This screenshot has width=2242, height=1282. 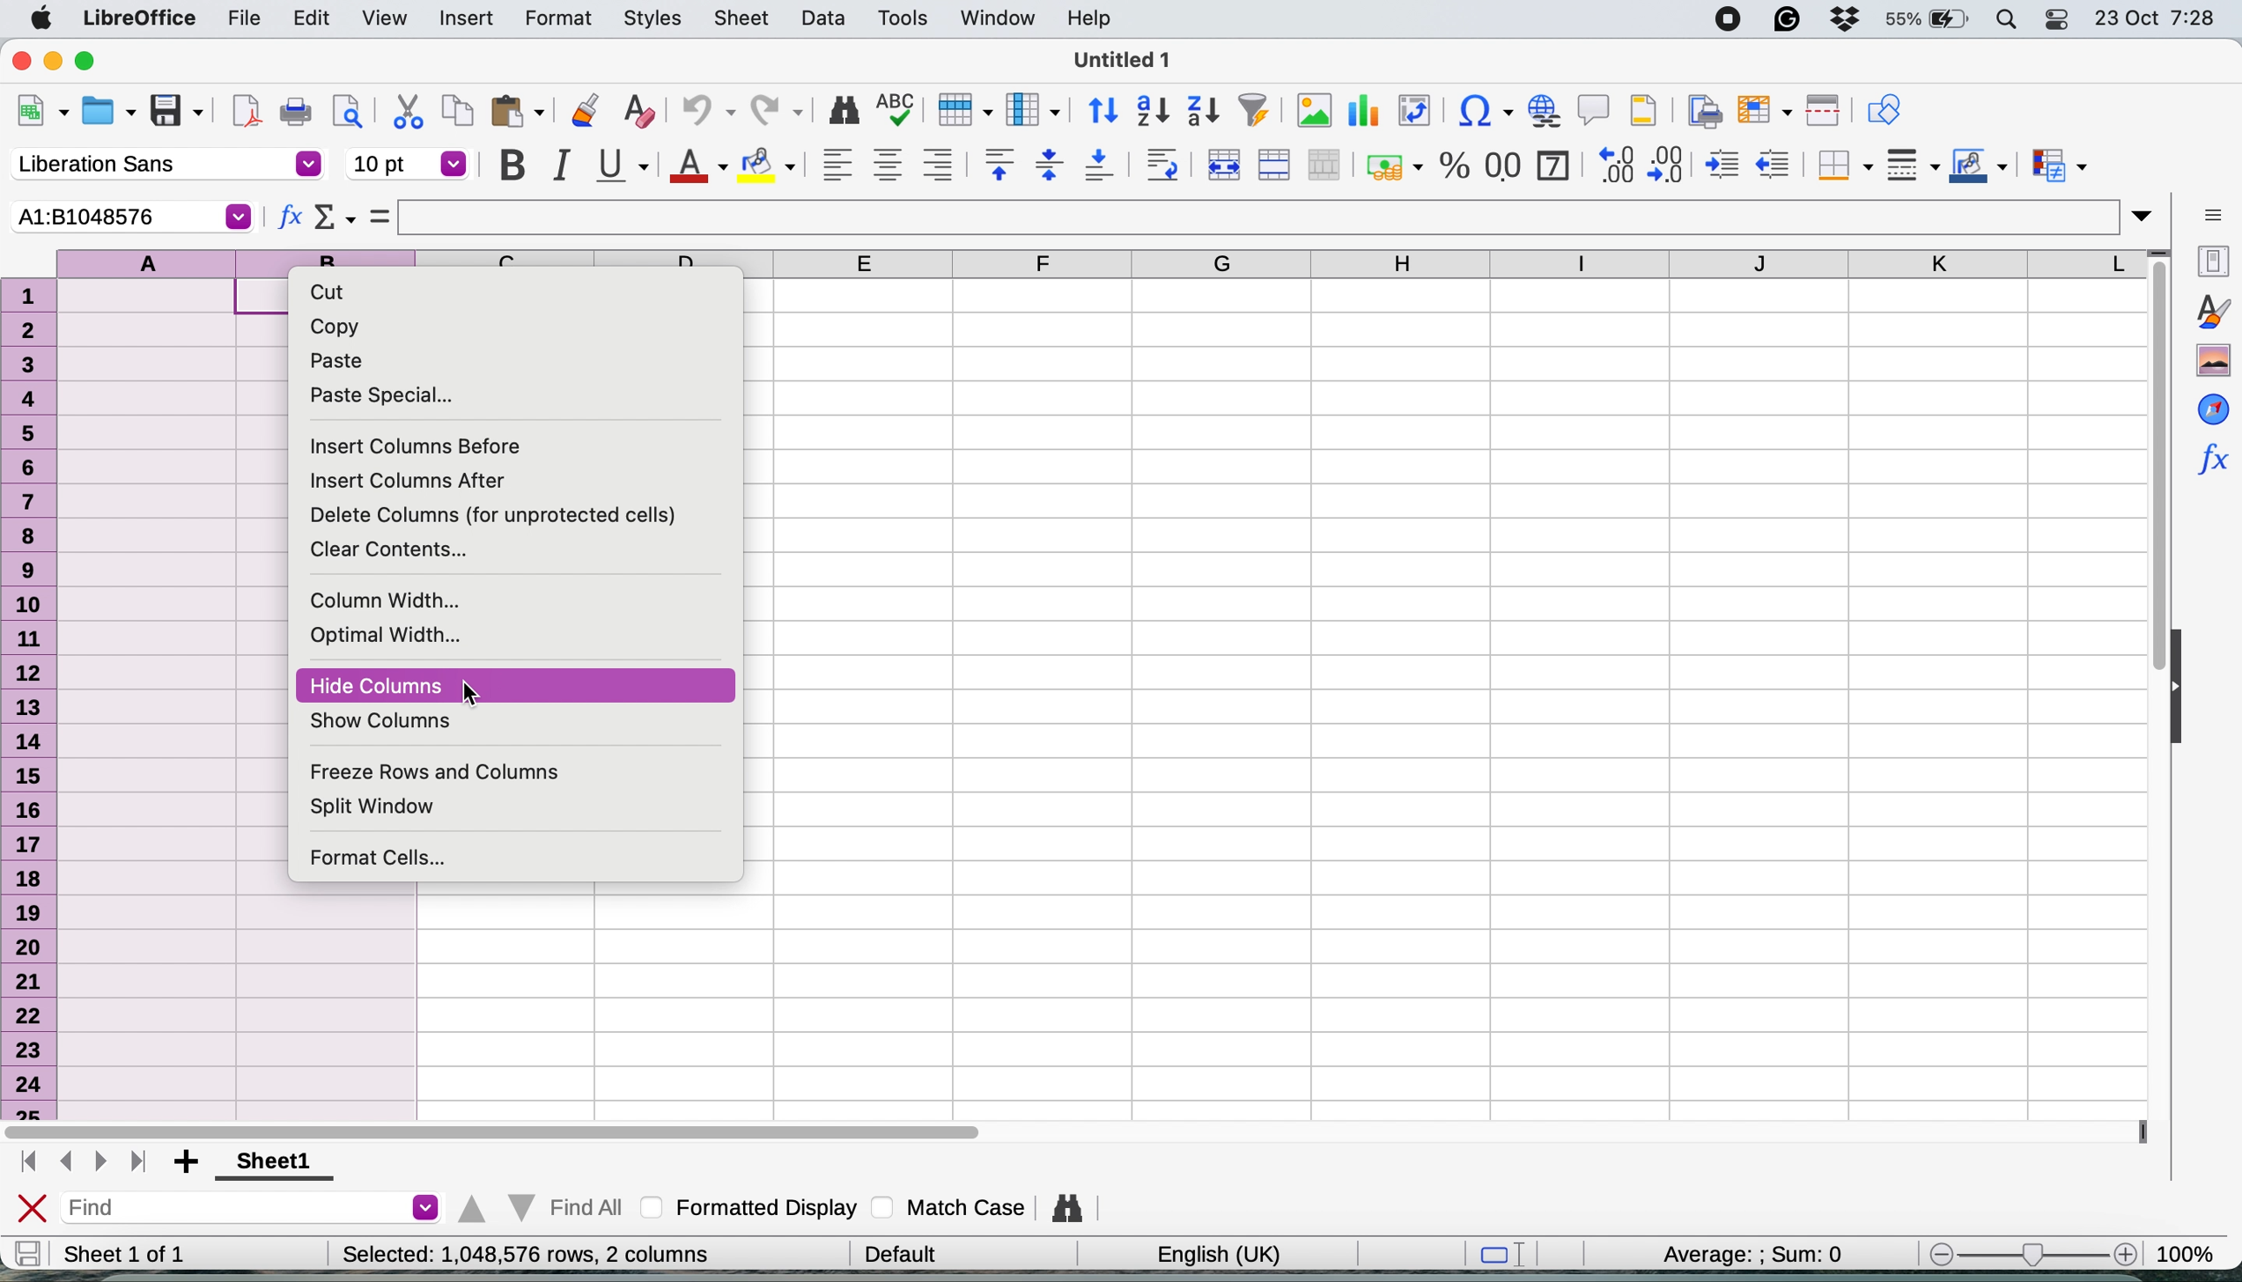 I want to click on window, so click(x=997, y=18).